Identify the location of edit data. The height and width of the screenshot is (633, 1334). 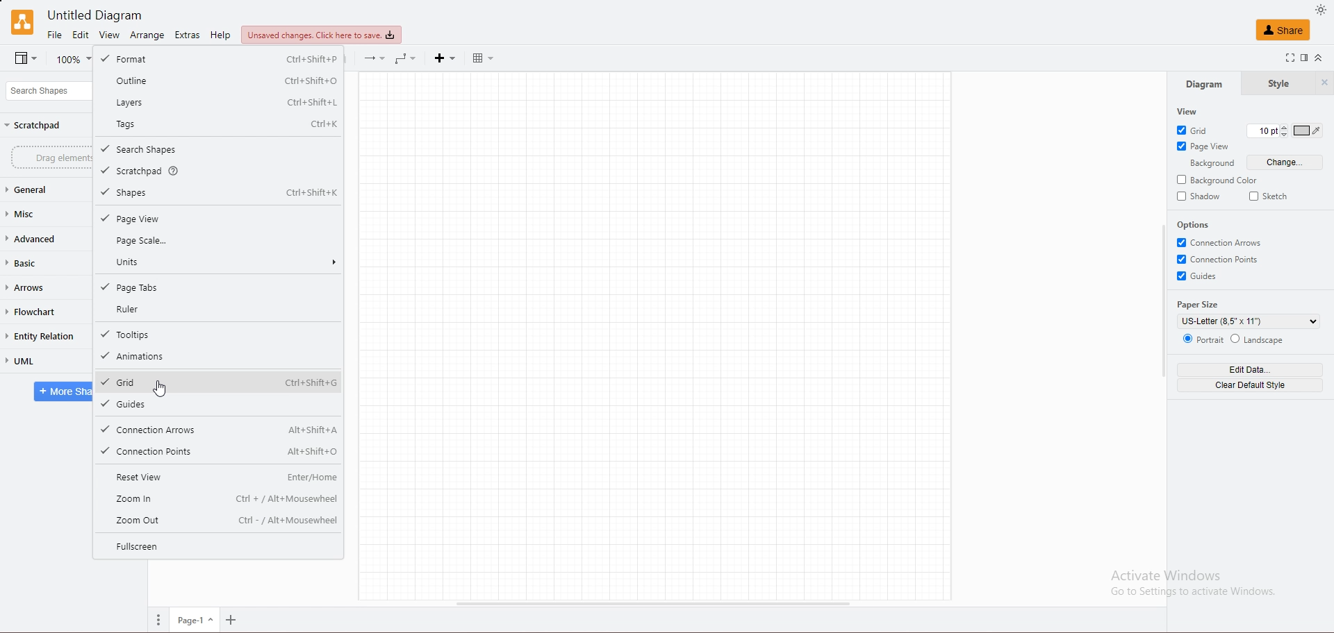
(1251, 369).